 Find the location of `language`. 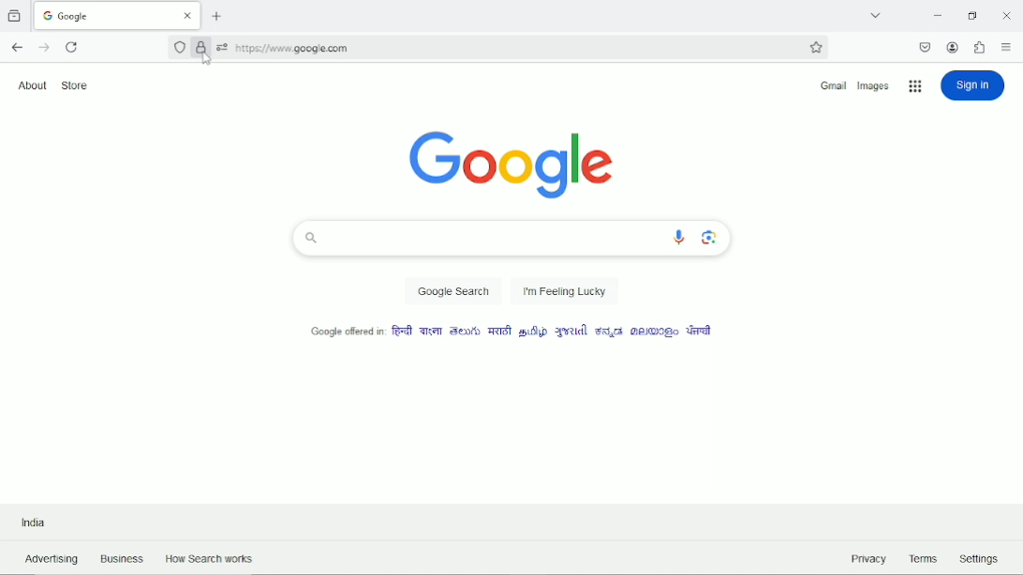

language is located at coordinates (696, 332).